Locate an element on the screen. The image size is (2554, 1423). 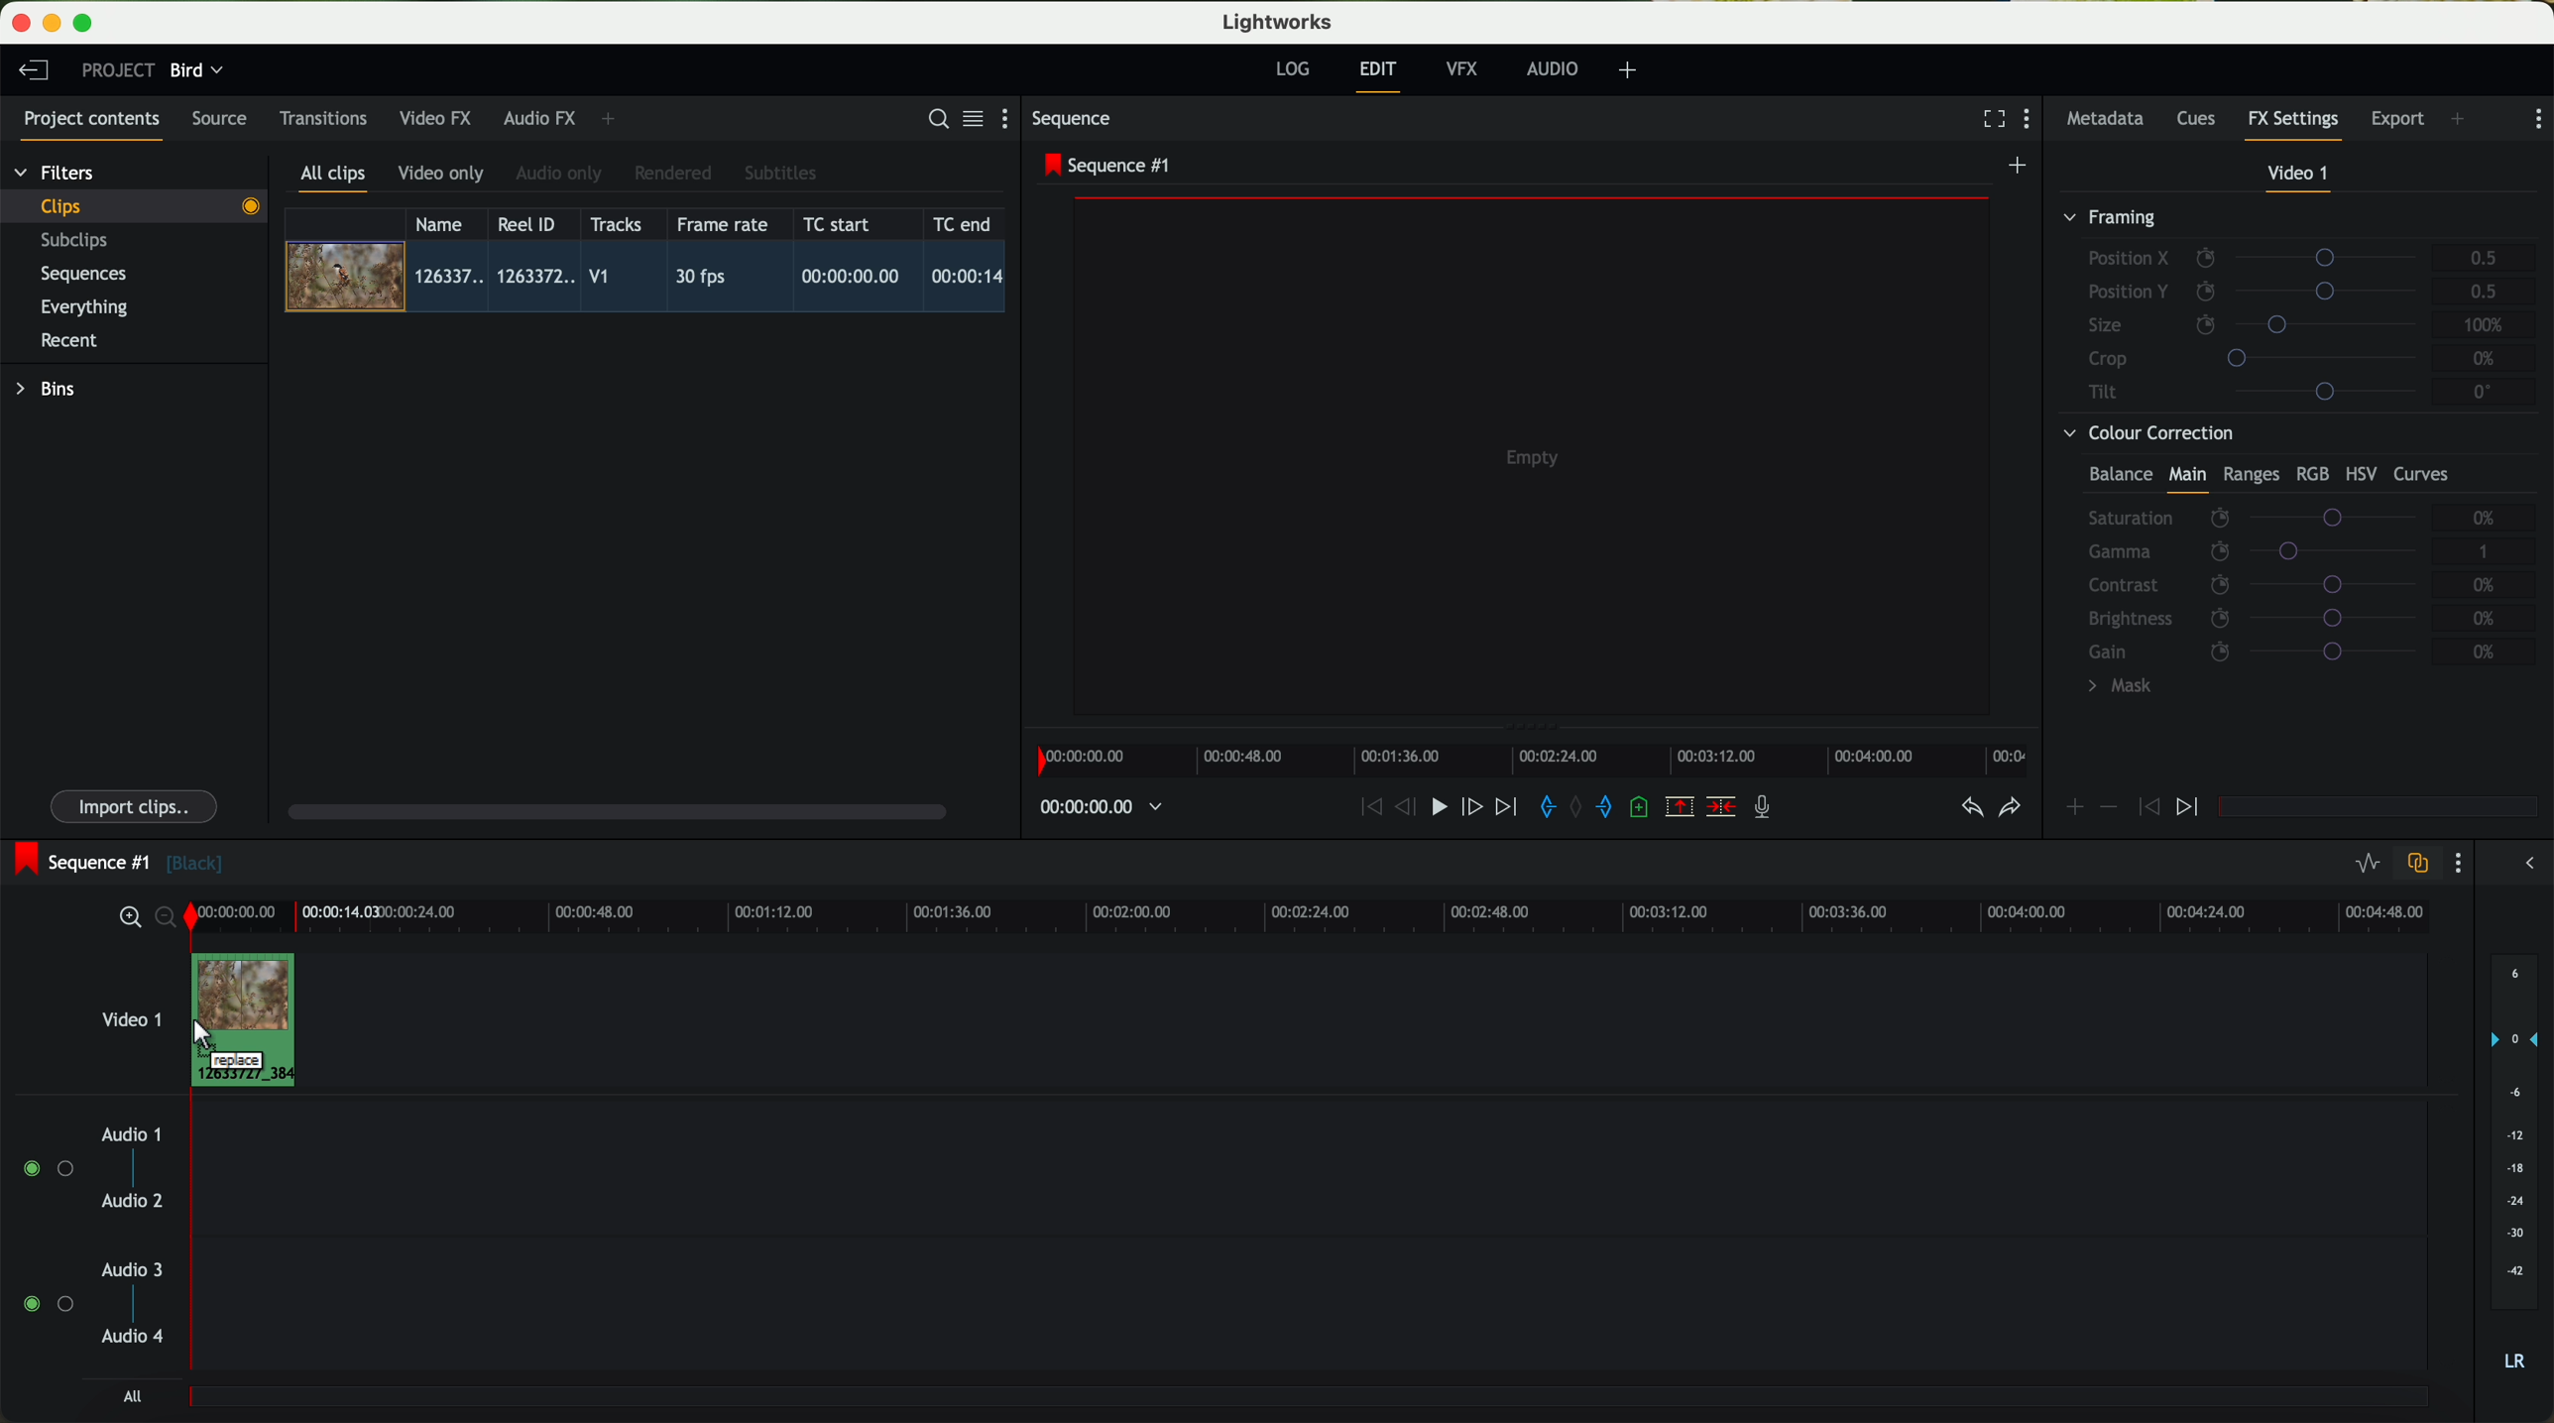
show/hide the full audio mix is located at coordinates (2523, 864).